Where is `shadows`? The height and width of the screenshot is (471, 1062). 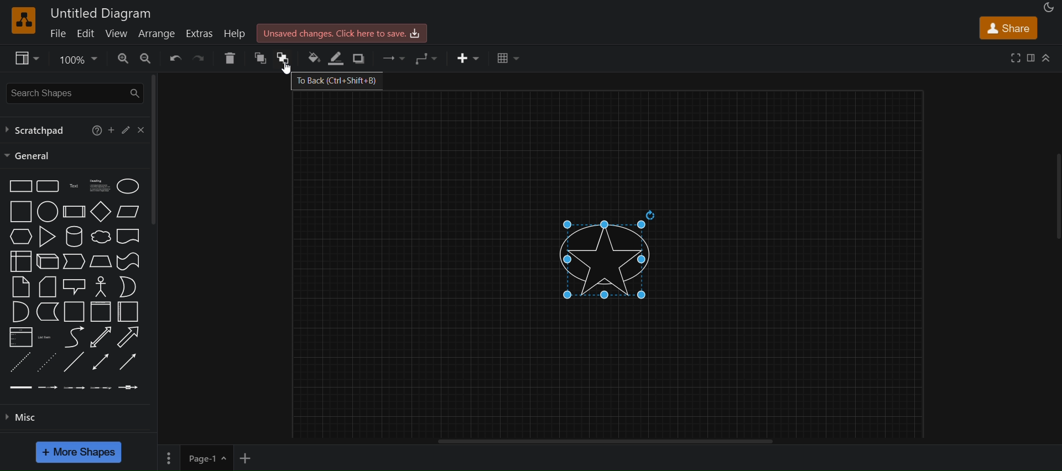
shadows is located at coordinates (362, 60).